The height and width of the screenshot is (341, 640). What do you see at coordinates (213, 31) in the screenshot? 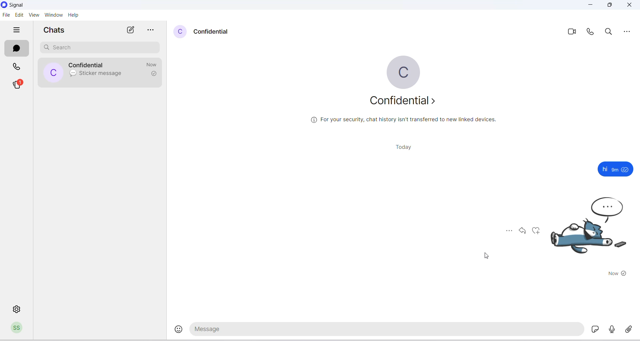
I see `contact name` at bounding box center [213, 31].